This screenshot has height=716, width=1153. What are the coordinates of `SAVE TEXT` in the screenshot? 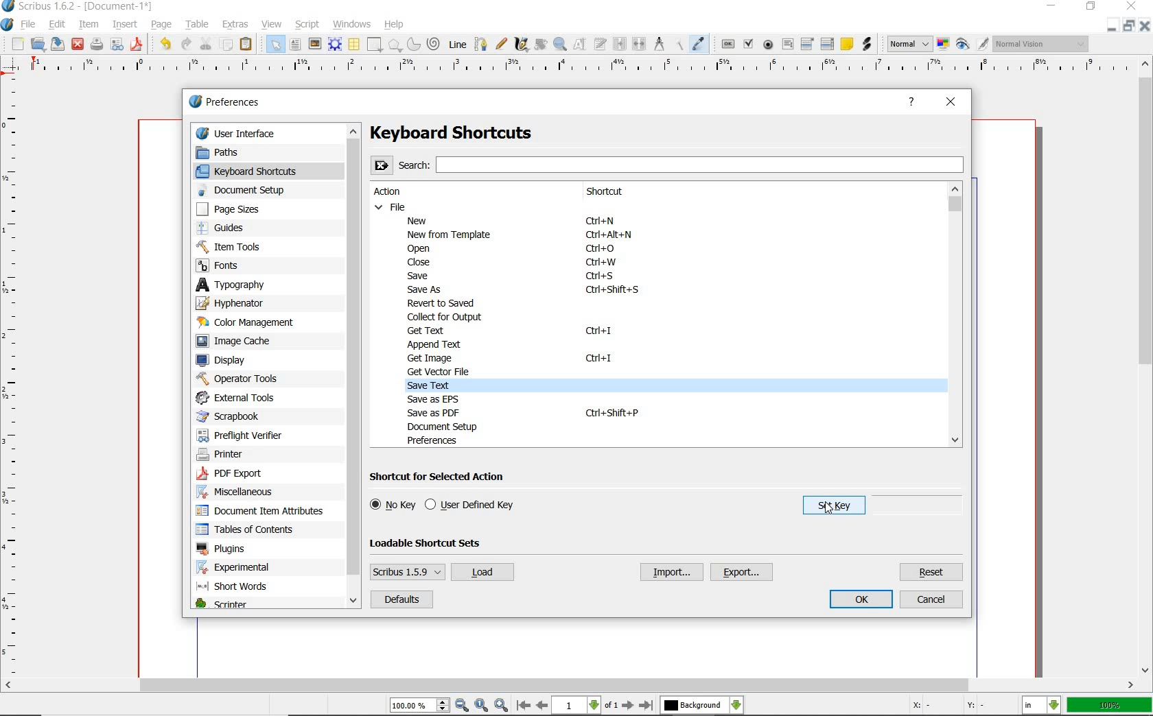 It's located at (438, 385).